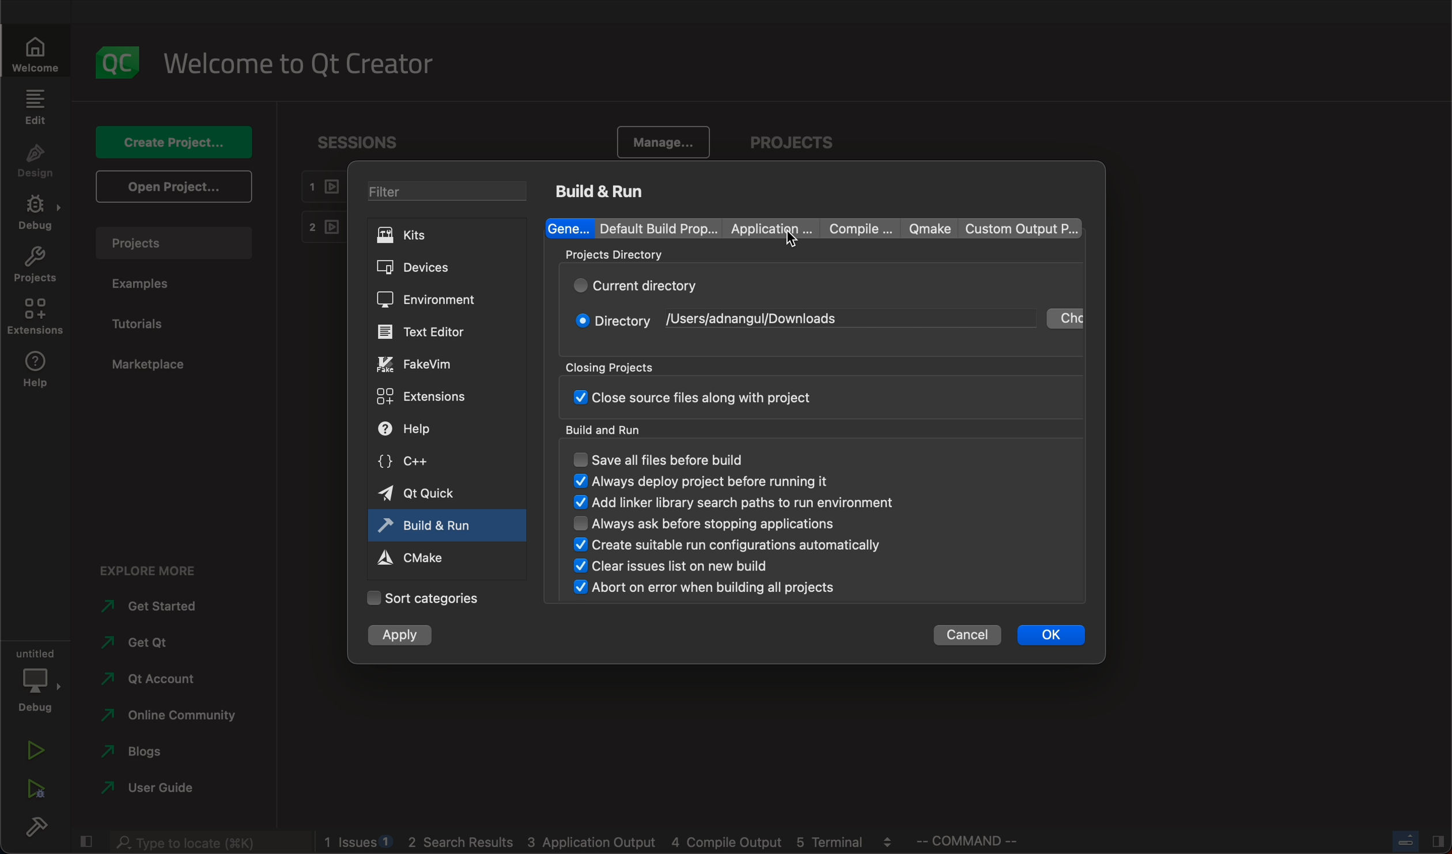 Image resolution: width=1452 pixels, height=854 pixels. Describe the element at coordinates (732, 545) in the screenshot. I see `' Create suitable run configurations automatically` at that location.